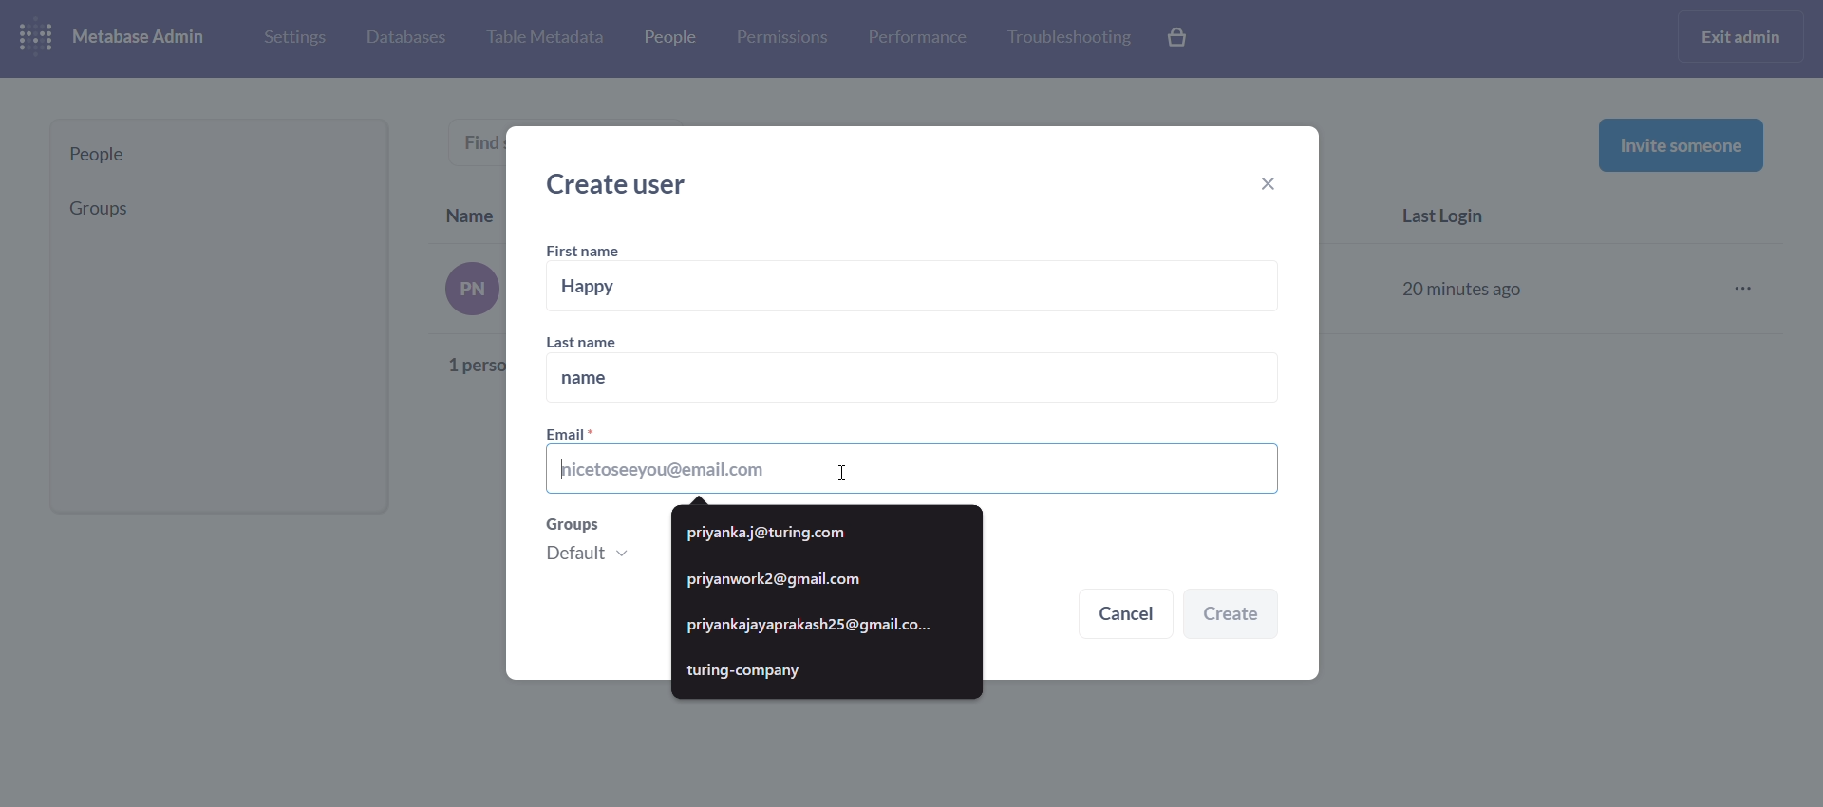 The image size is (1823, 807). I want to click on cancel, so click(1126, 616).